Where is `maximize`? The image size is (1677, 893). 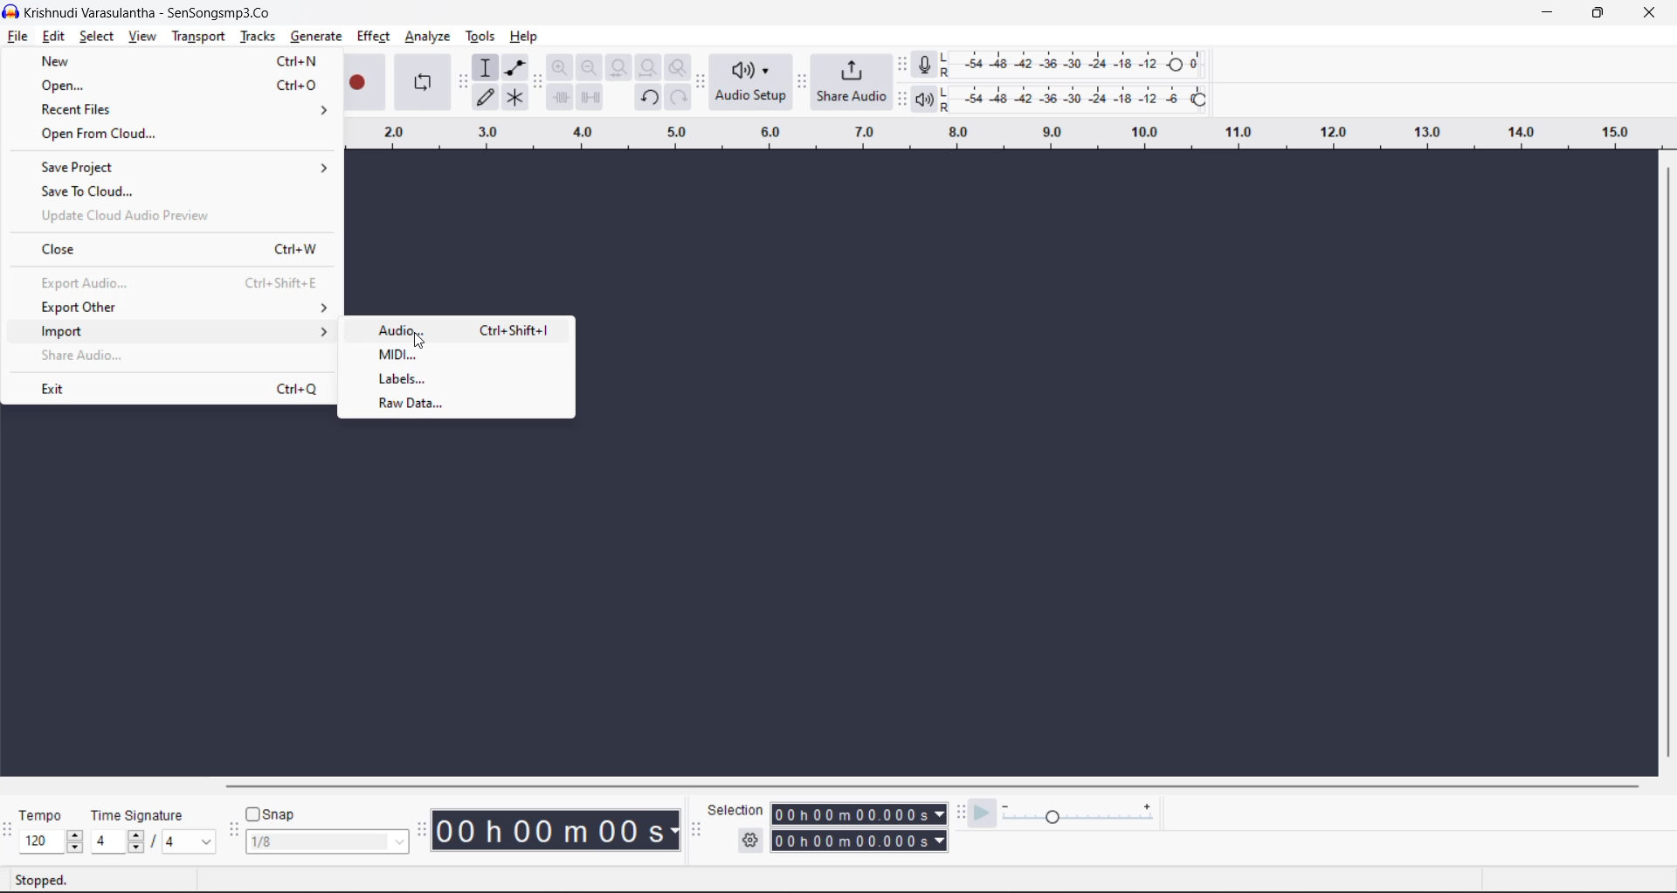 maximize is located at coordinates (1593, 13).